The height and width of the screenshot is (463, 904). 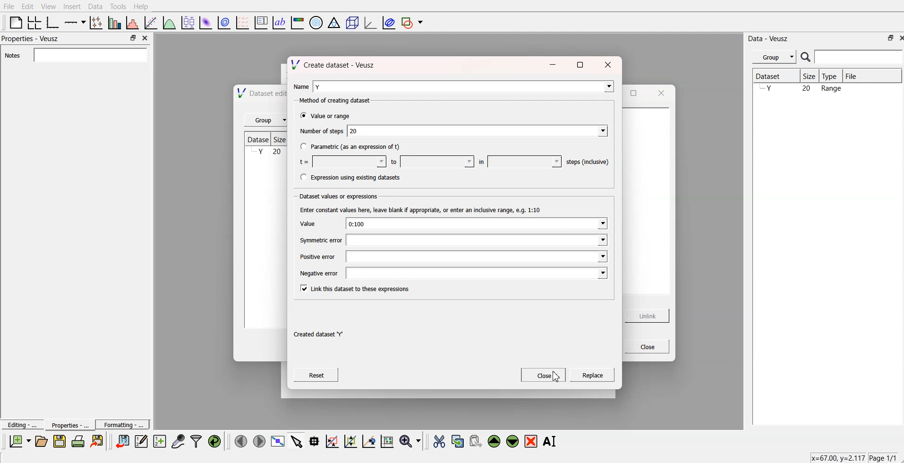 I want to click on text label, so click(x=279, y=23).